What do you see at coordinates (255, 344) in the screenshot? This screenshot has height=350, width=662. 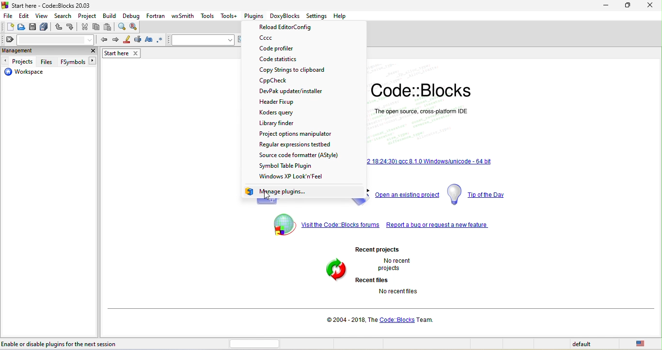 I see `horizontal scroll bar` at bounding box center [255, 344].